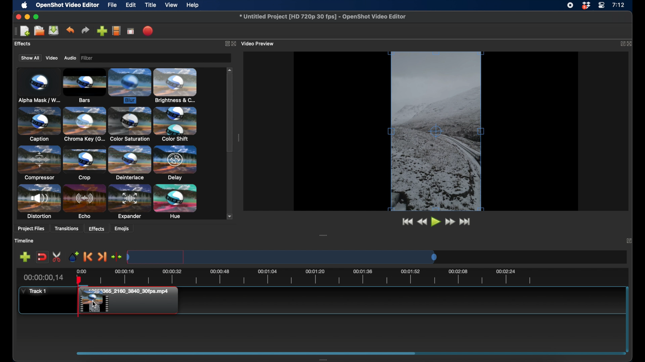 This screenshot has width=645, height=362. I want to click on rewind, so click(423, 222).